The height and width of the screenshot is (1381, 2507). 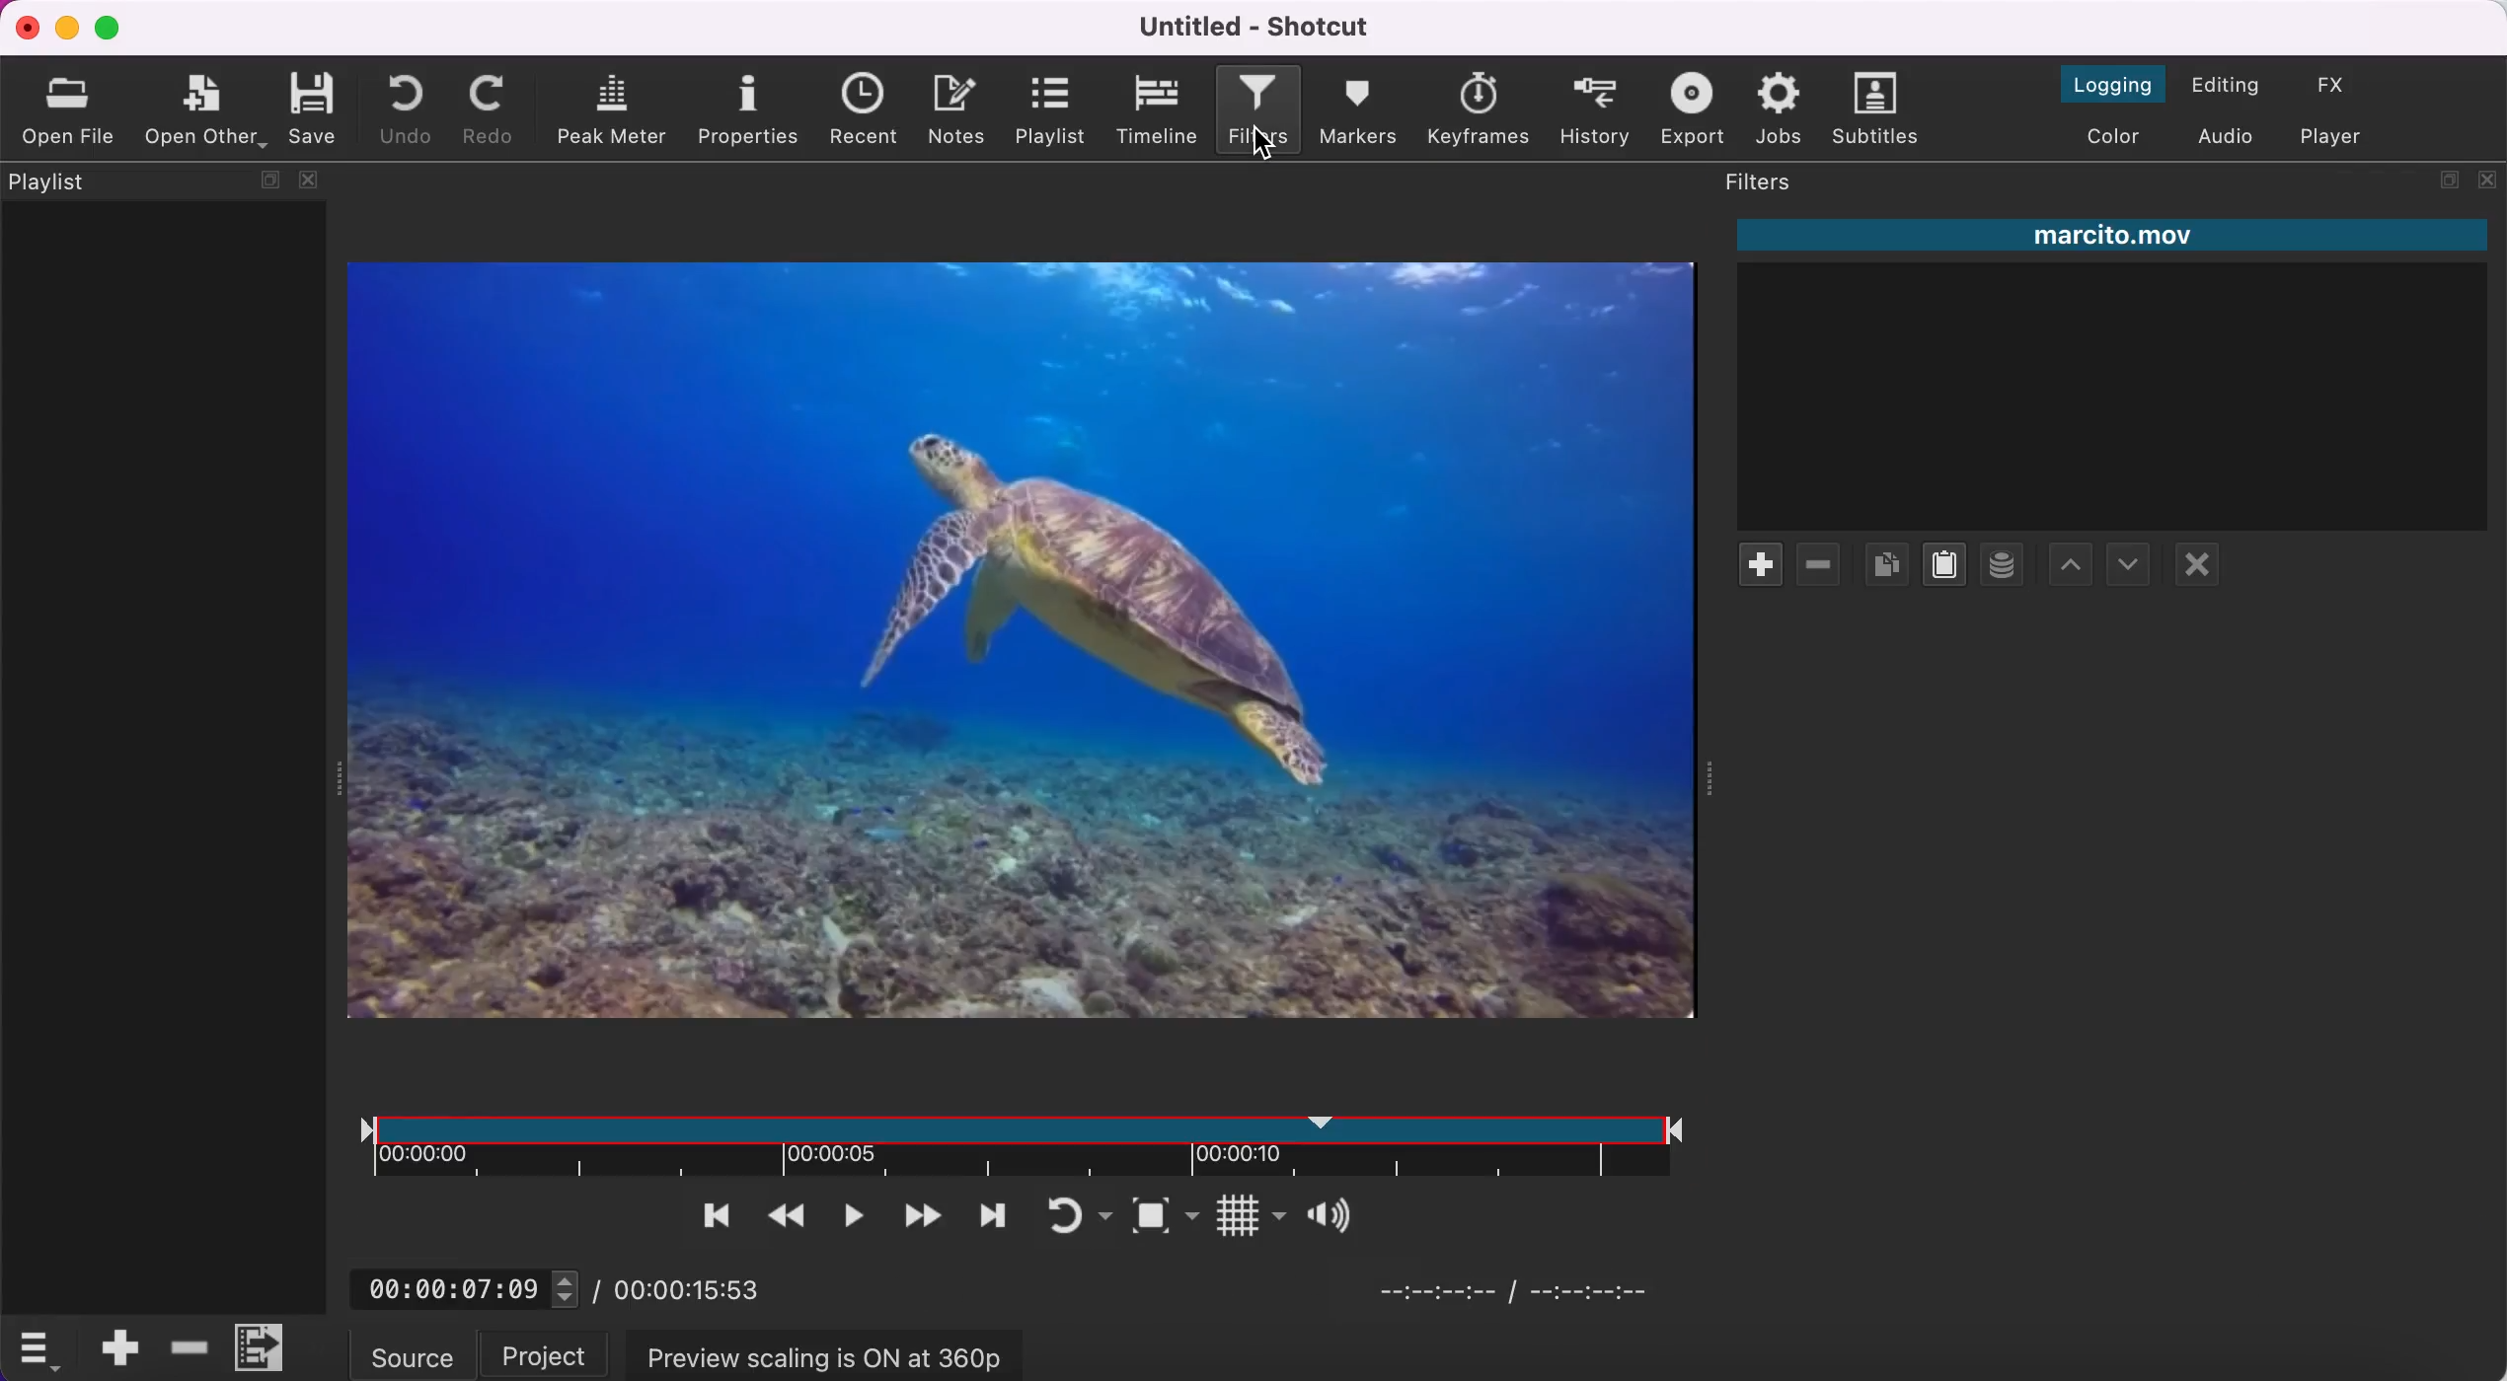 What do you see at coordinates (2109, 236) in the screenshot?
I see `marcito.mov` at bounding box center [2109, 236].